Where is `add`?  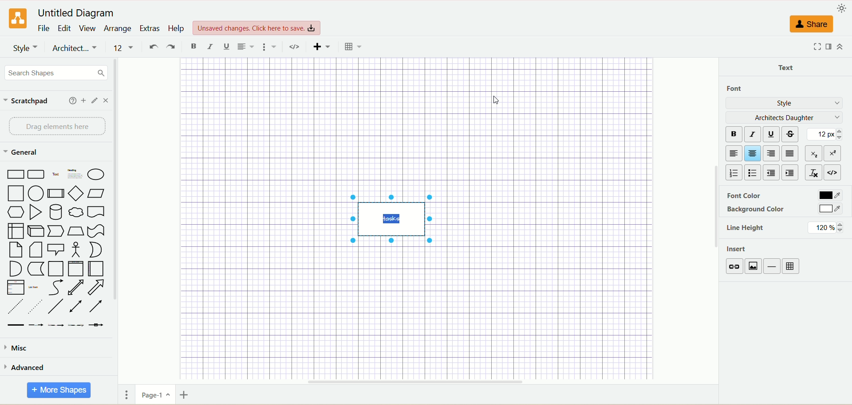
add is located at coordinates (84, 100).